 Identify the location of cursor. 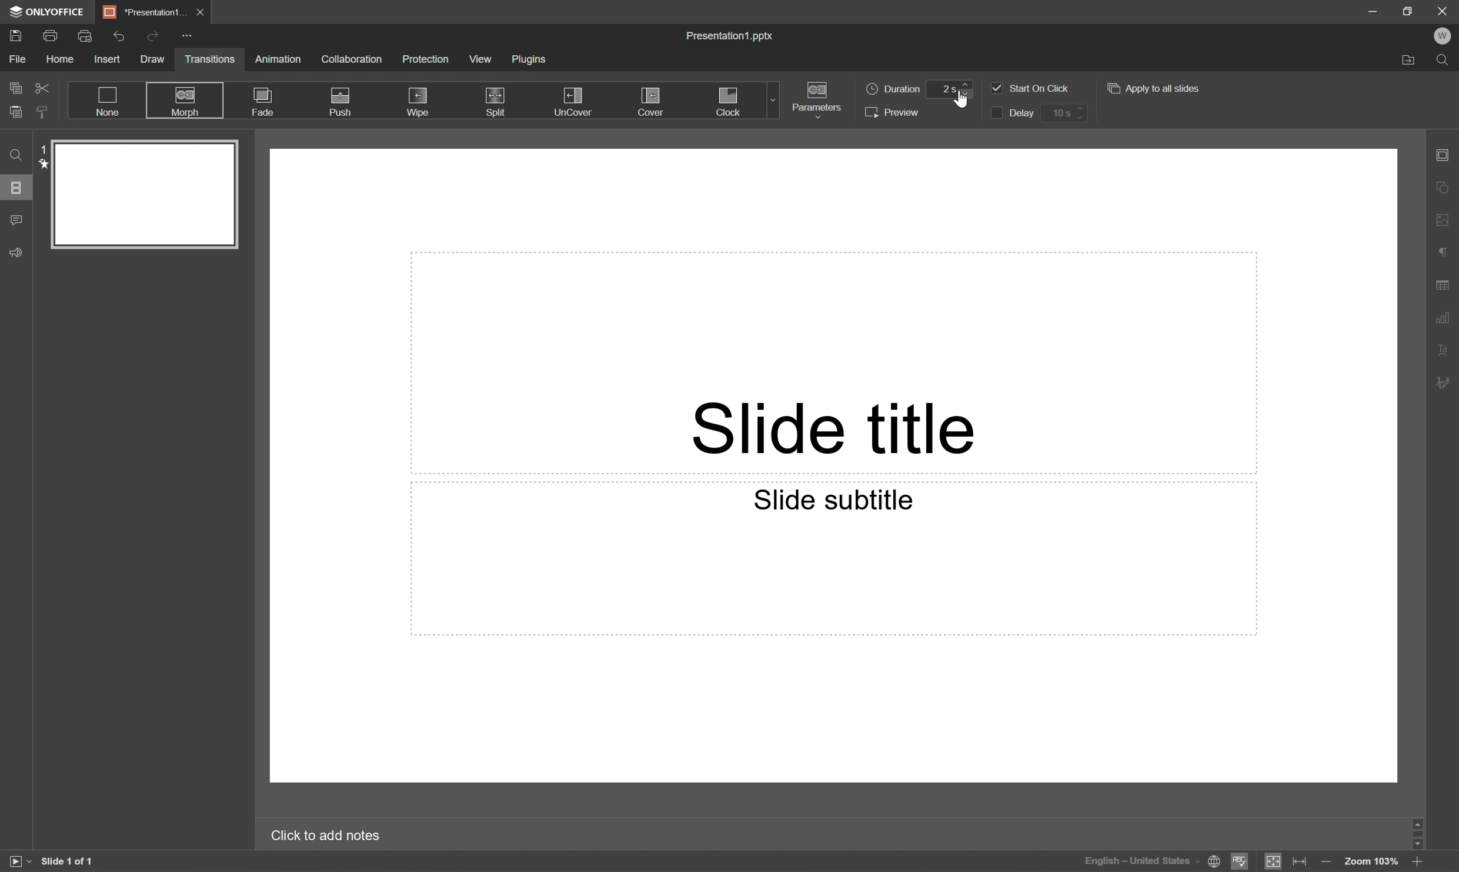
(962, 101).